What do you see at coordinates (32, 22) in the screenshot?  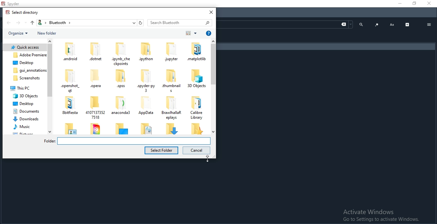 I see `up folder` at bounding box center [32, 22].